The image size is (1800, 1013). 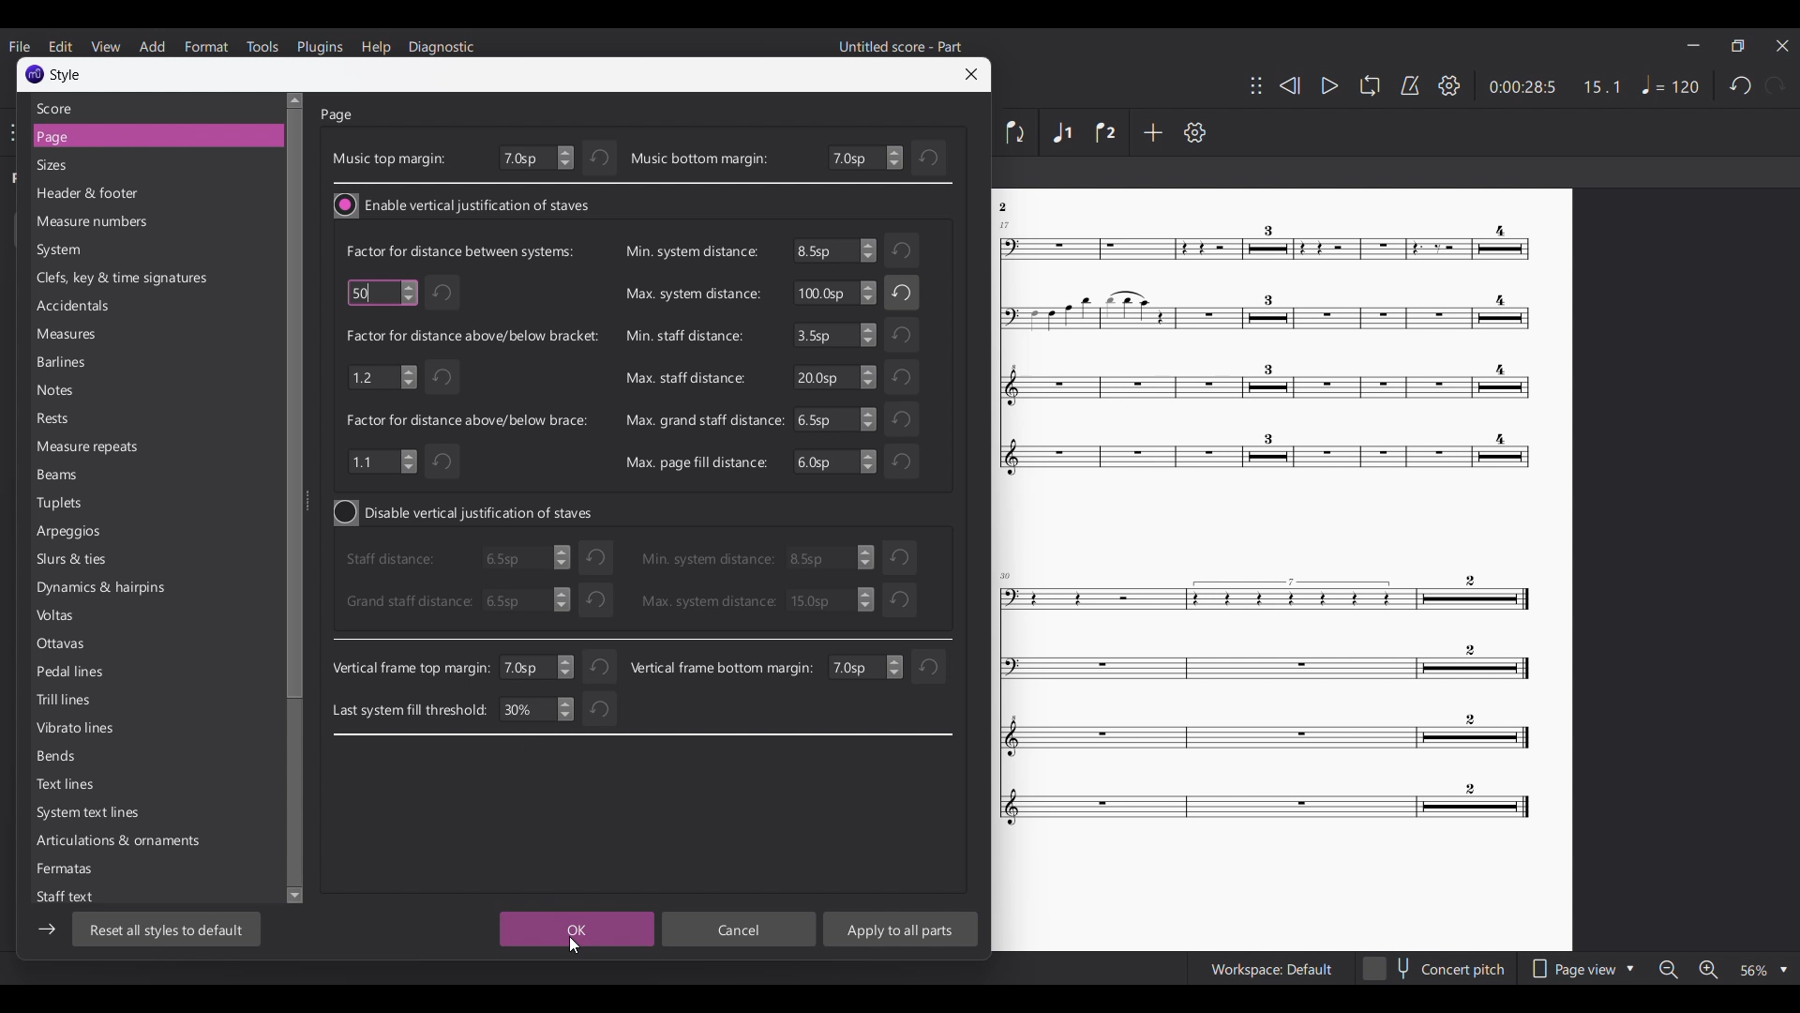 I want to click on 100 sp, so click(x=833, y=295).